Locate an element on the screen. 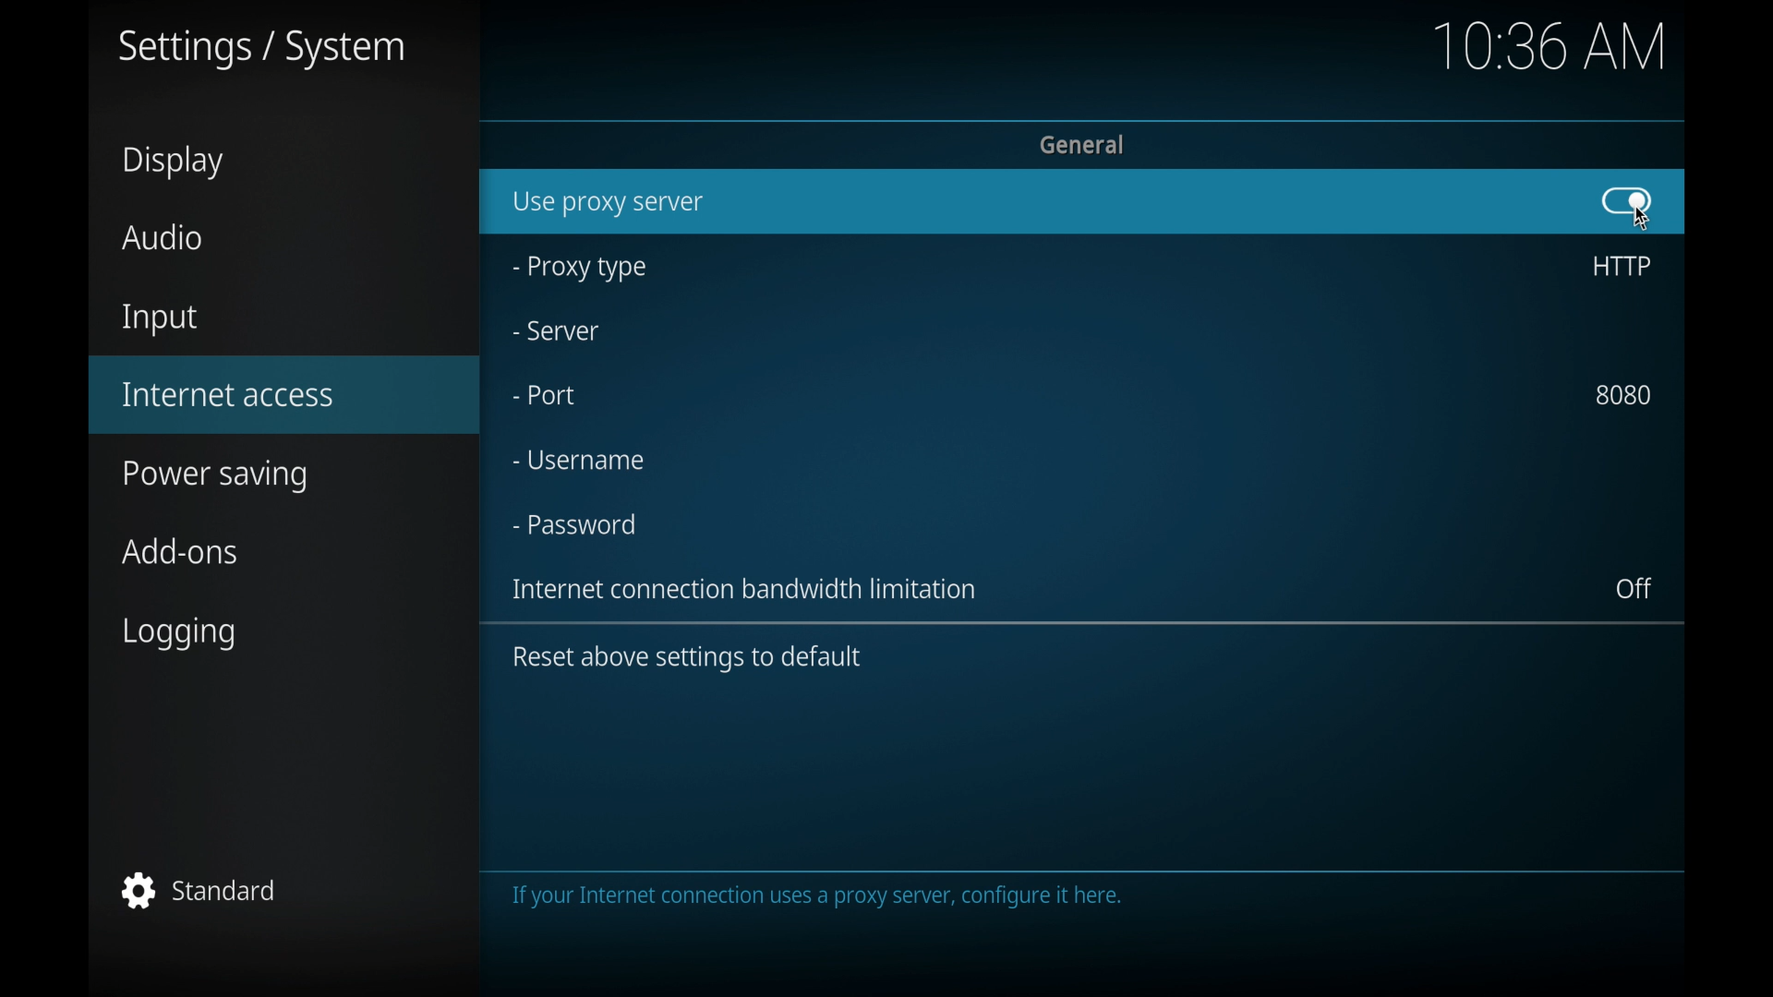 Image resolution: width=1773 pixels, height=997 pixels. info is located at coordinates (748, 589).